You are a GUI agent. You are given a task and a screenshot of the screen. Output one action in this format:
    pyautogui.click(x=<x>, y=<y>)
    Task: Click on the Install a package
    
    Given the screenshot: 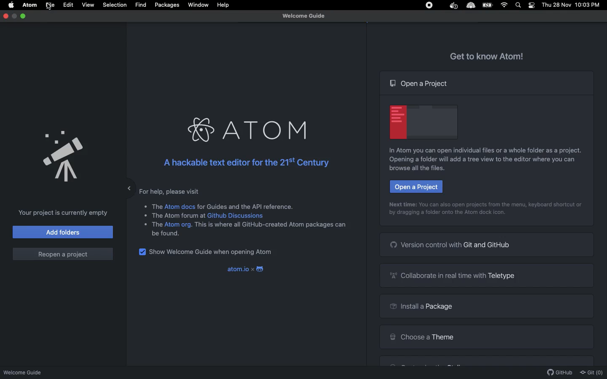 What is the action you would take?
    pyautogui.click(x=419, y=307)
    